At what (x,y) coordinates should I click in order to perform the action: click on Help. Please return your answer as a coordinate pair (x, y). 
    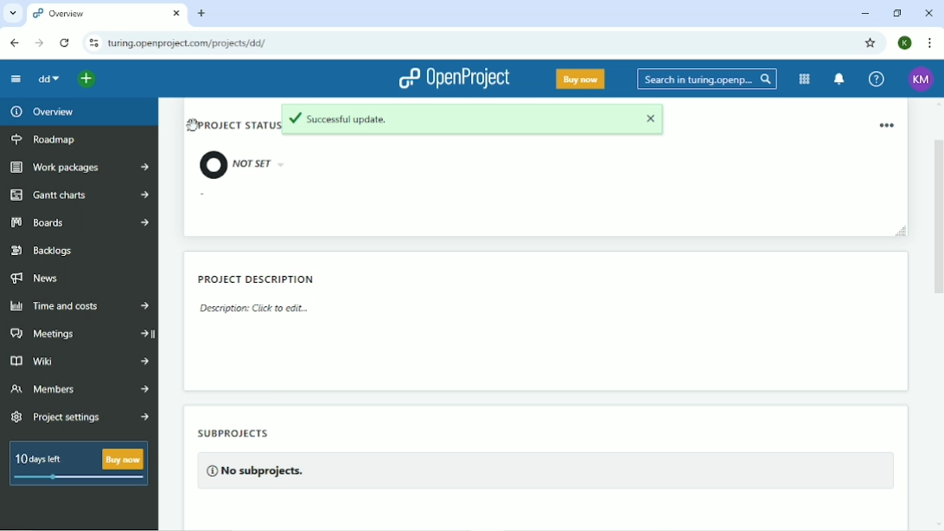
    Looking at the image, I should click on (877, 80).